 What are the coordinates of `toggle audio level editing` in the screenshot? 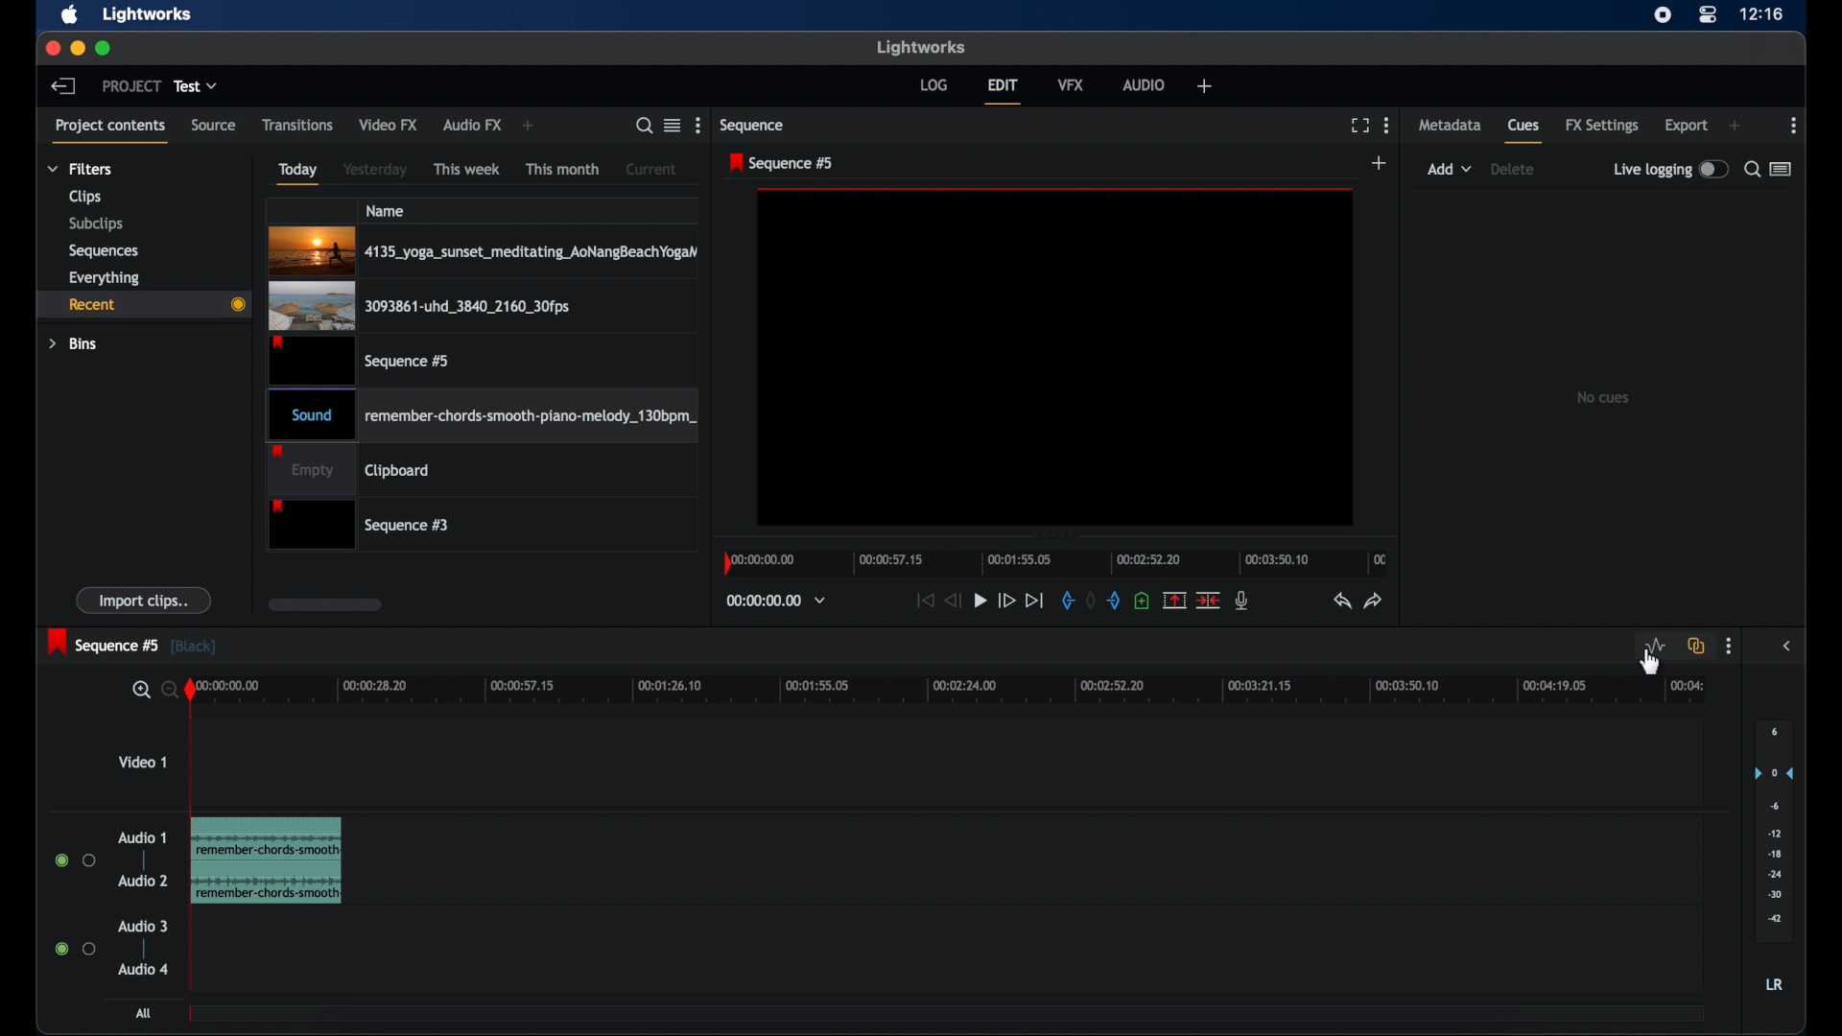 It's located at (1656, 647).